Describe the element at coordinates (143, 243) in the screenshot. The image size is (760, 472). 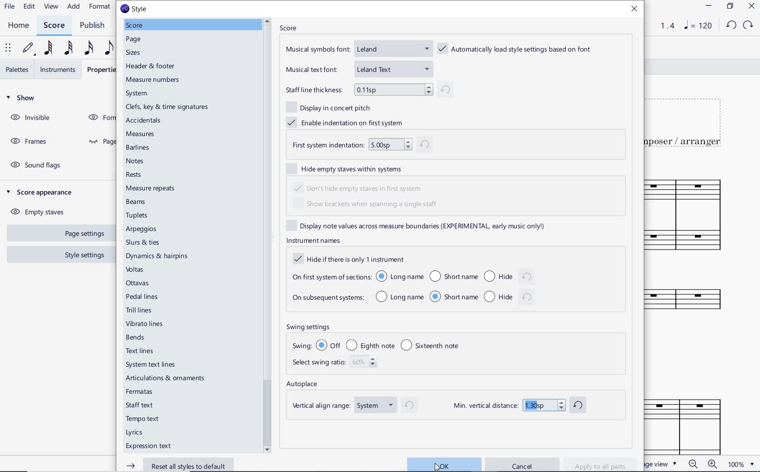
I see `slur & ties` at that location.